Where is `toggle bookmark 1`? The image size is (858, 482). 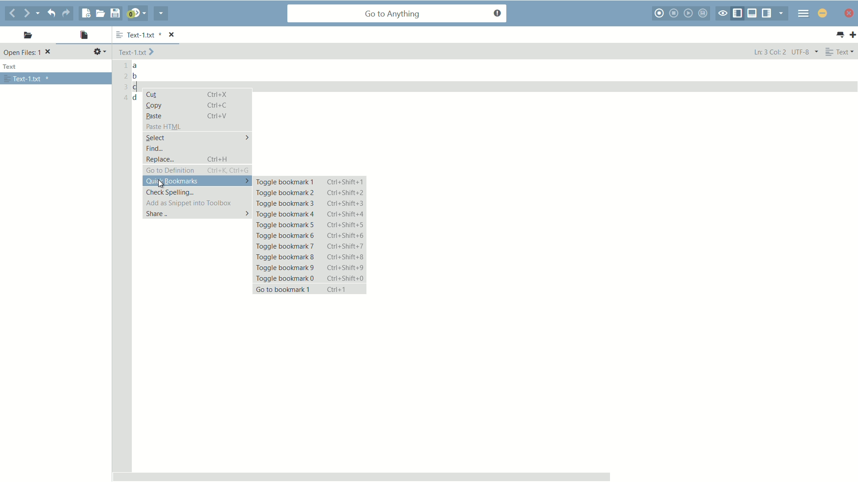 toggle bookmark 1 is located at coordinates (311, 182).